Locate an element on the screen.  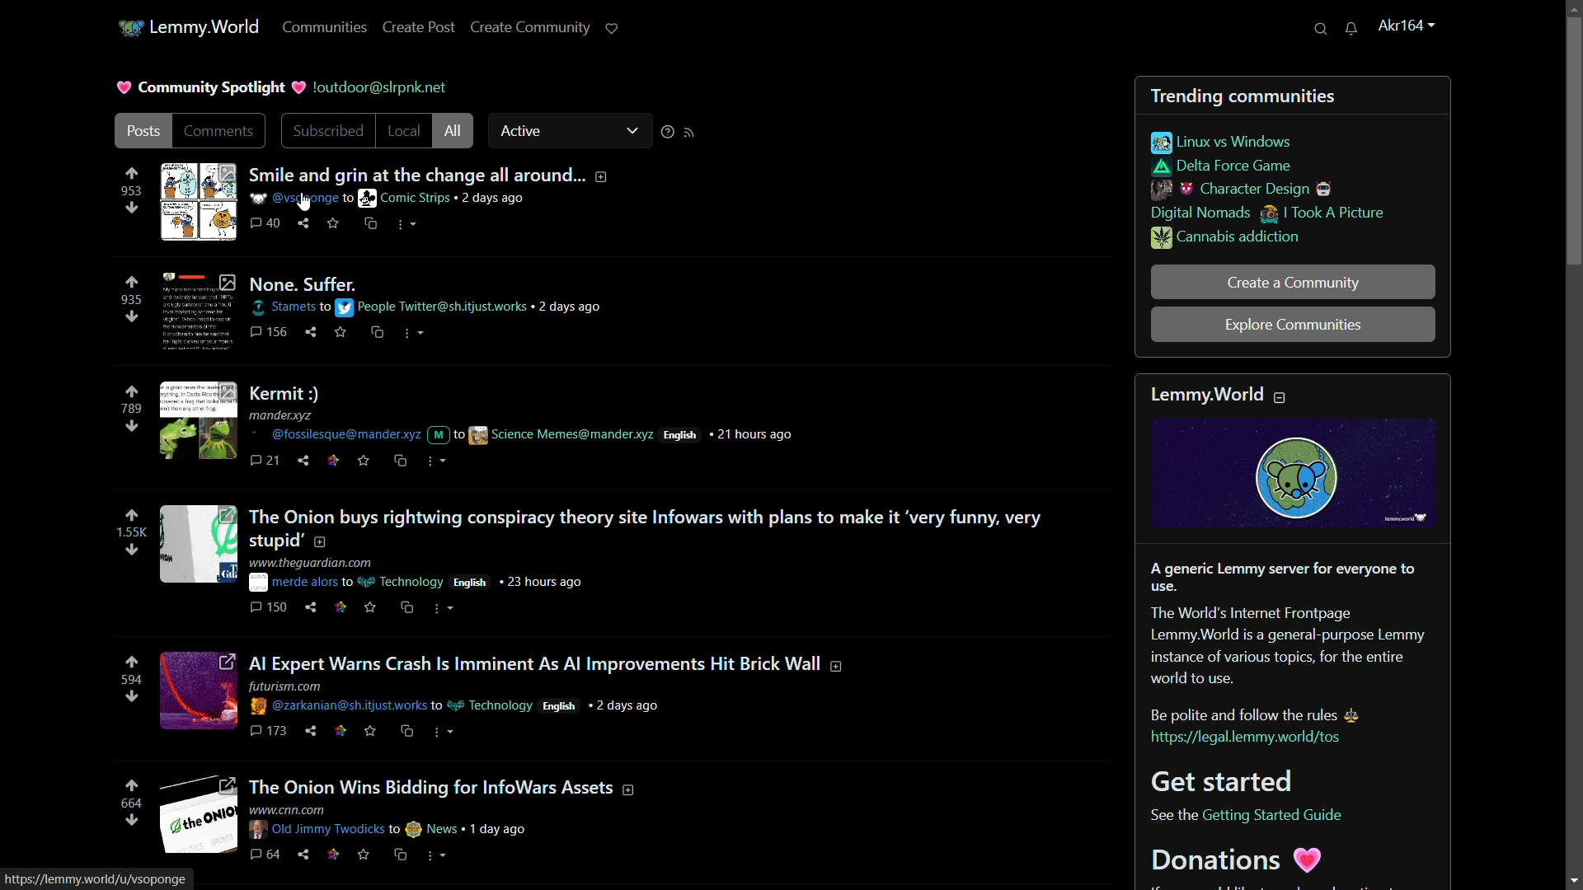
upvote is located at coordinates (131, 662).